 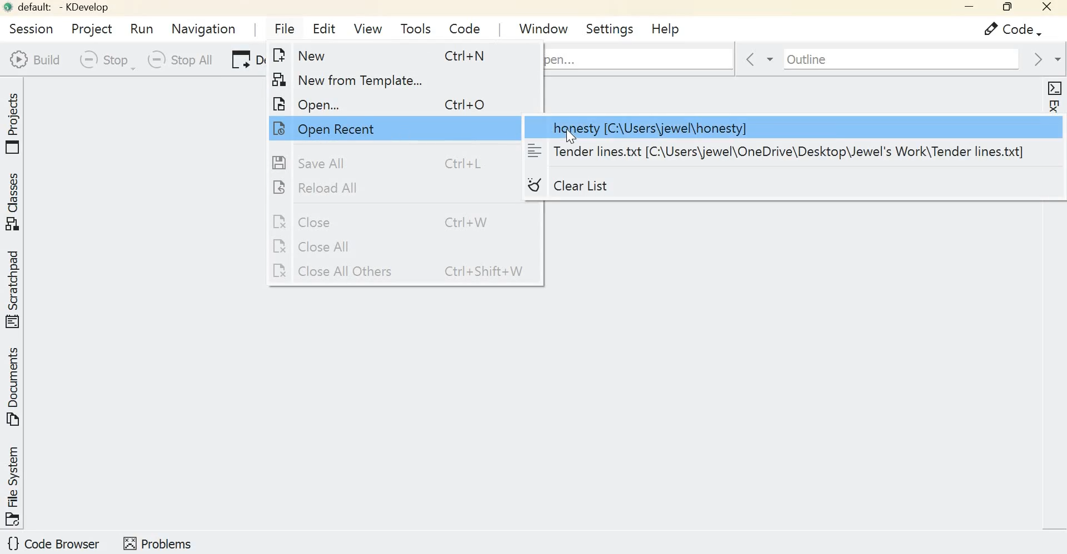 I want to click on File, so click(x=282, y=28).